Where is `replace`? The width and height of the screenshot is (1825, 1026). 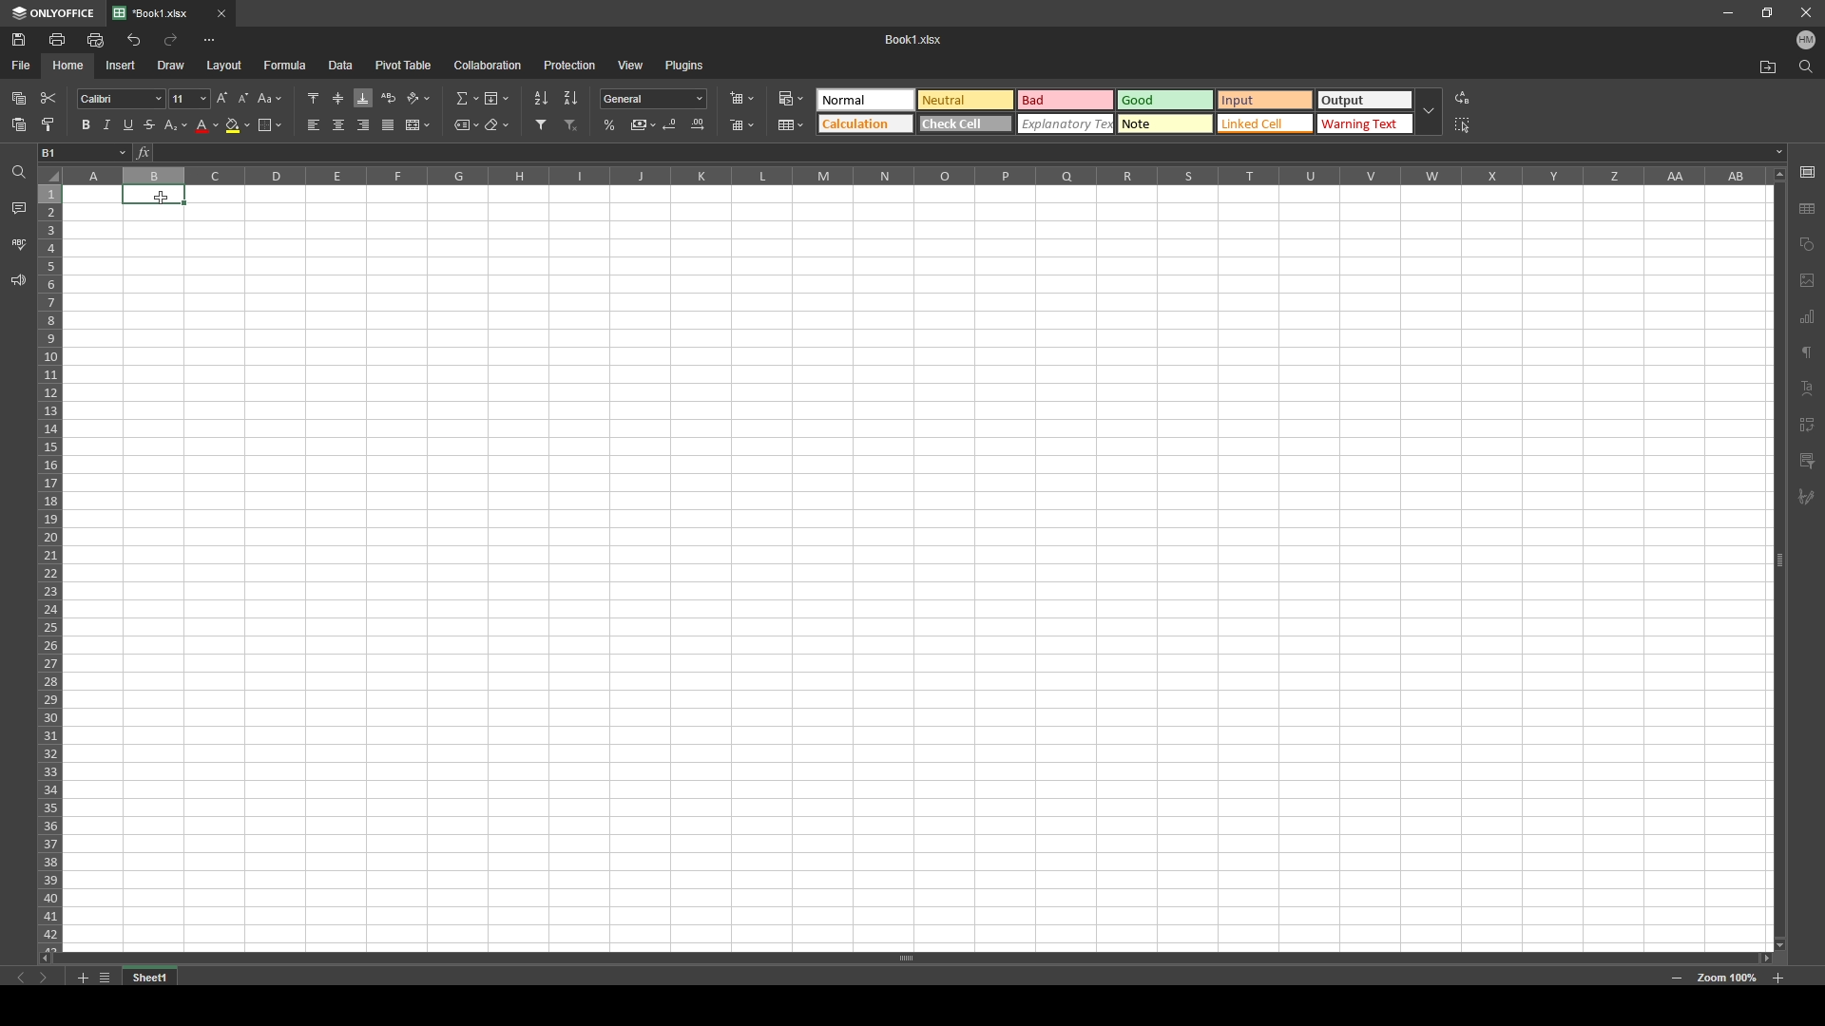 replace is located at coordinates (1462, 98).